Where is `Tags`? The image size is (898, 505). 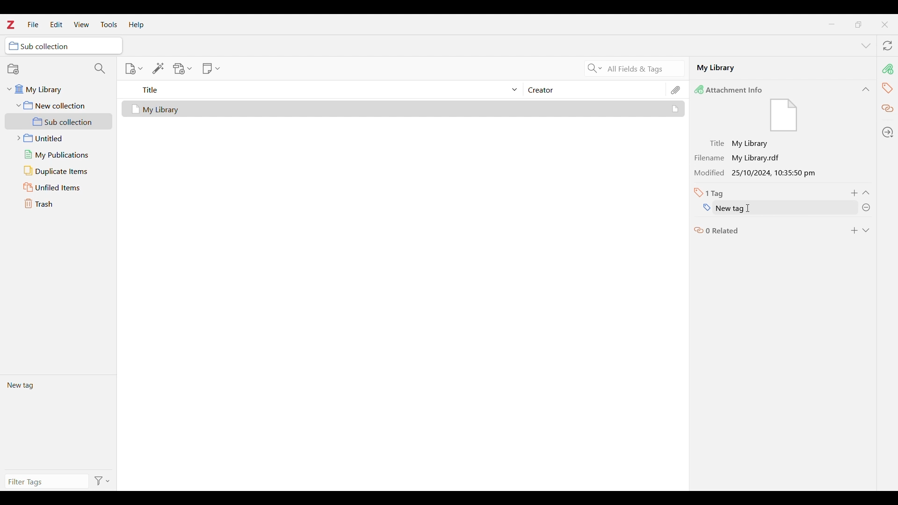 Tags is located at coordinates (888, 89).